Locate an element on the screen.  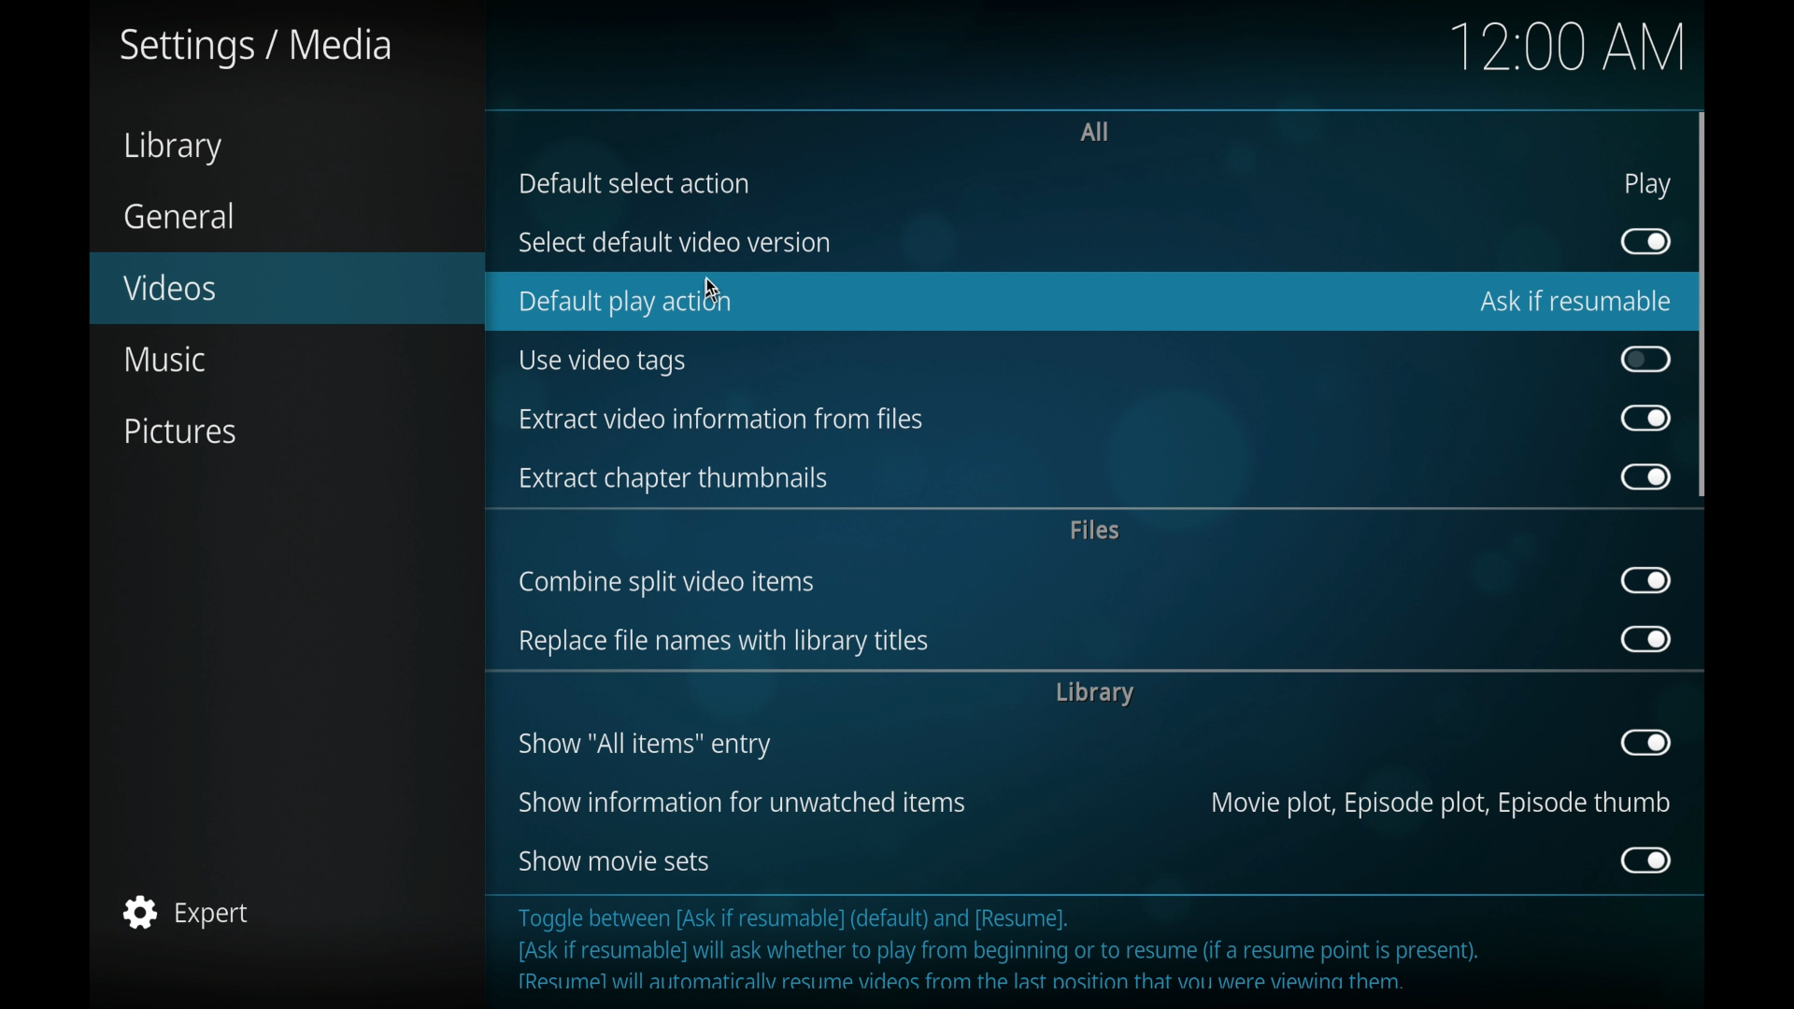
cursor is located at coordinates (713, 290).